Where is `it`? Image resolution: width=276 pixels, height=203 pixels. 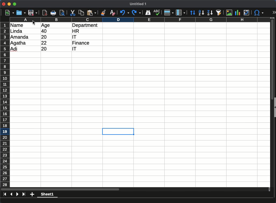 it is located at coordinates (73, 37).